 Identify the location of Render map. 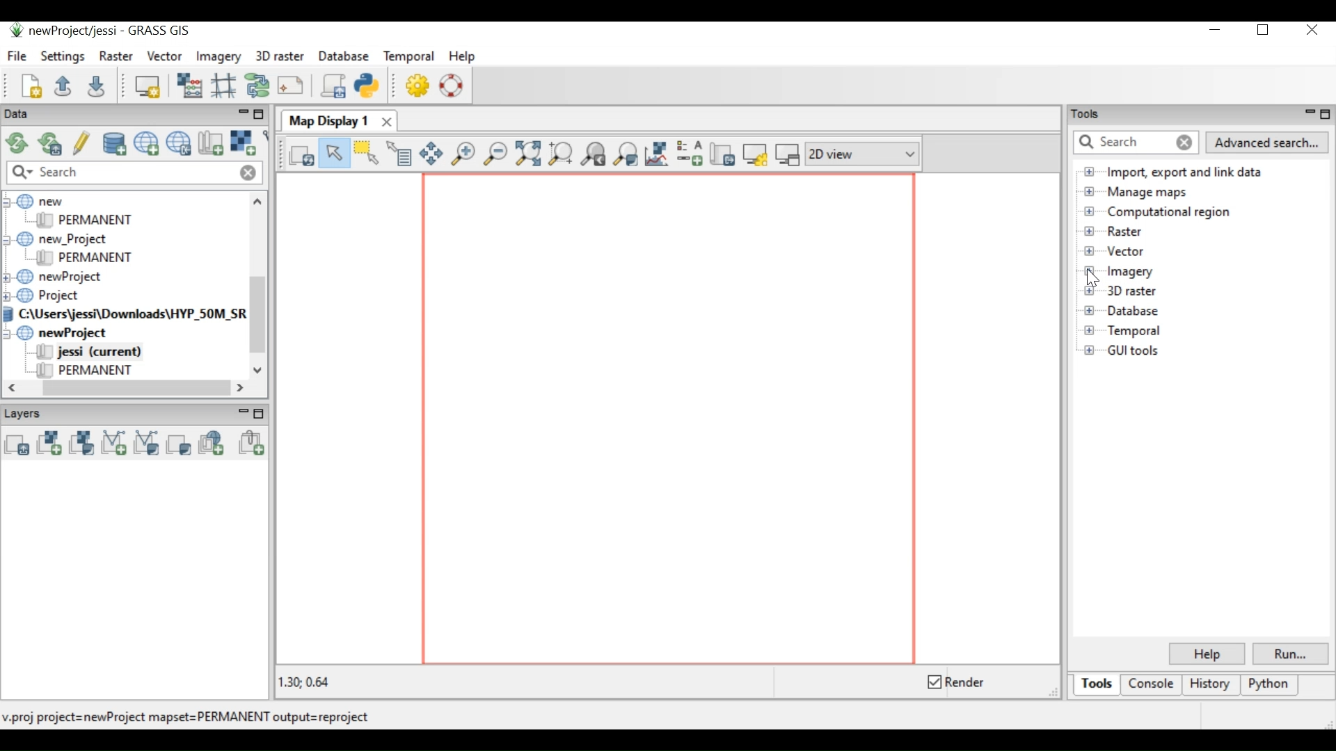
(300, 153).